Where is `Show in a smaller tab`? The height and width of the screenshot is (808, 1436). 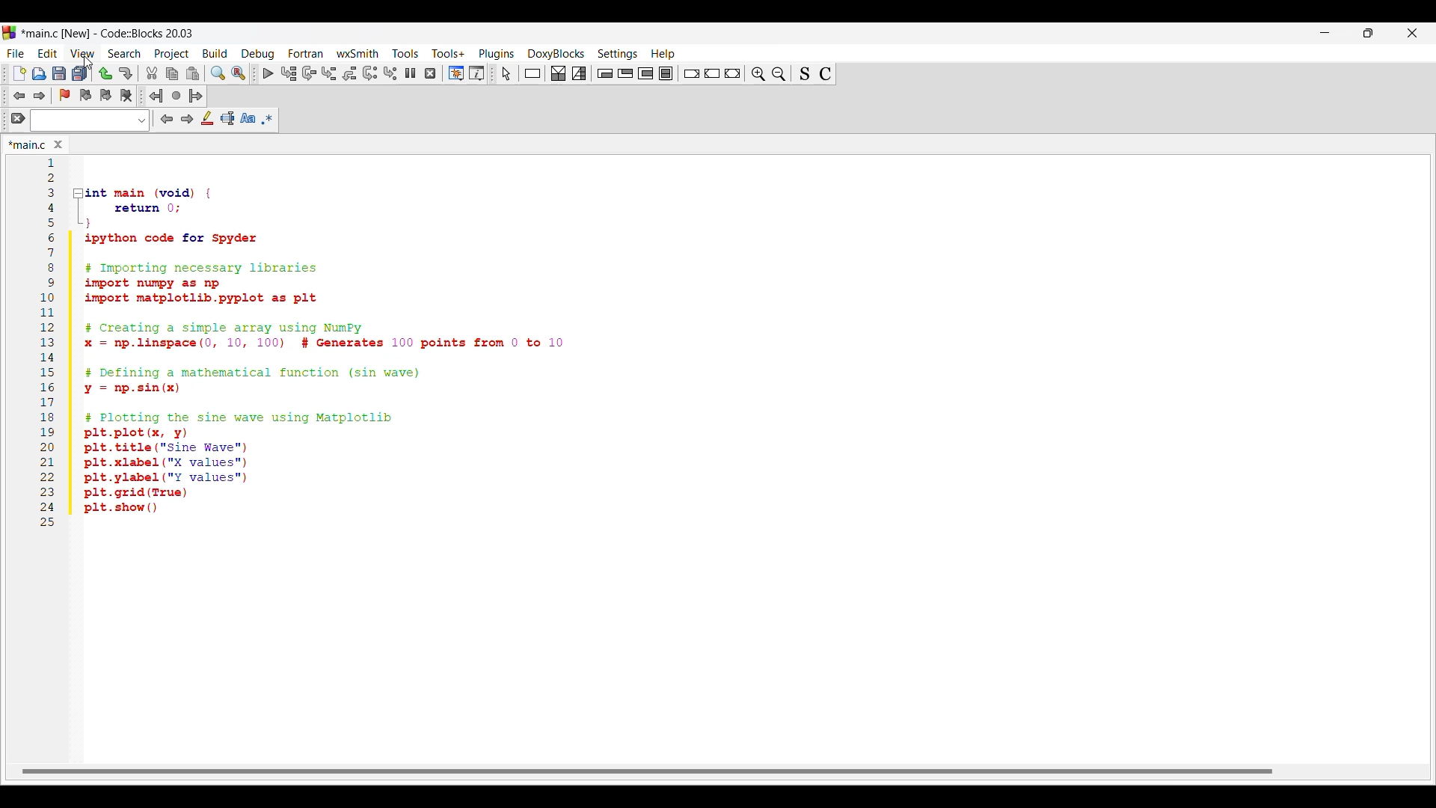 Show in a smaller tab is located at coordinates (1369, 33).